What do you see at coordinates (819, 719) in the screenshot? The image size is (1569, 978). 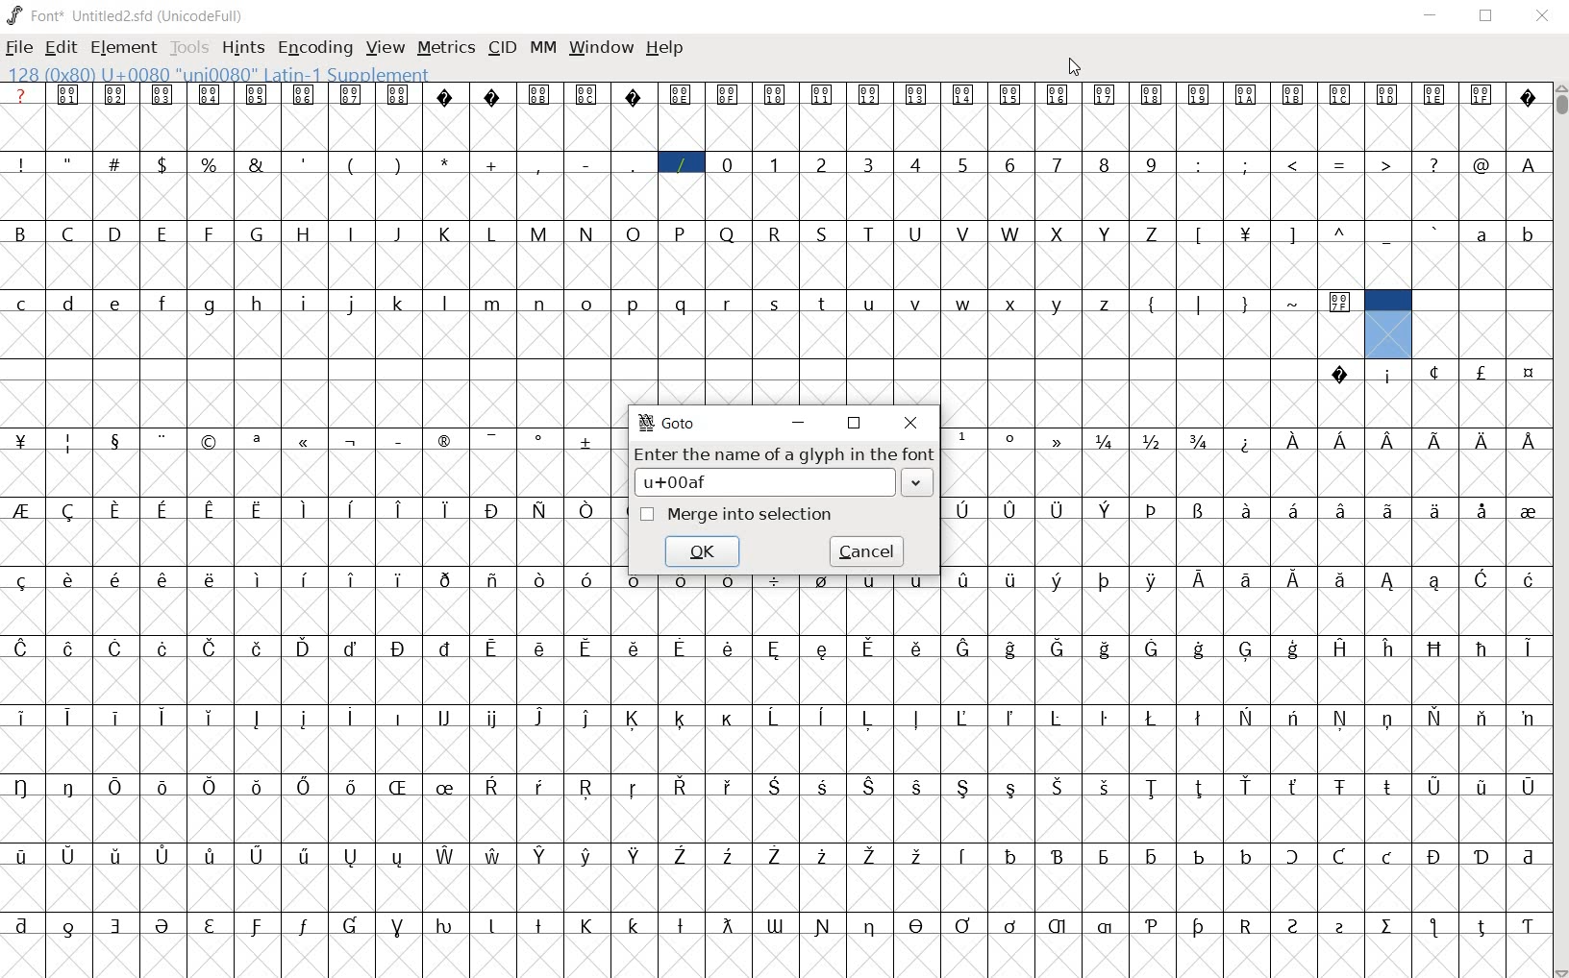 I see `Symbol` at bounding box center [819, 719].